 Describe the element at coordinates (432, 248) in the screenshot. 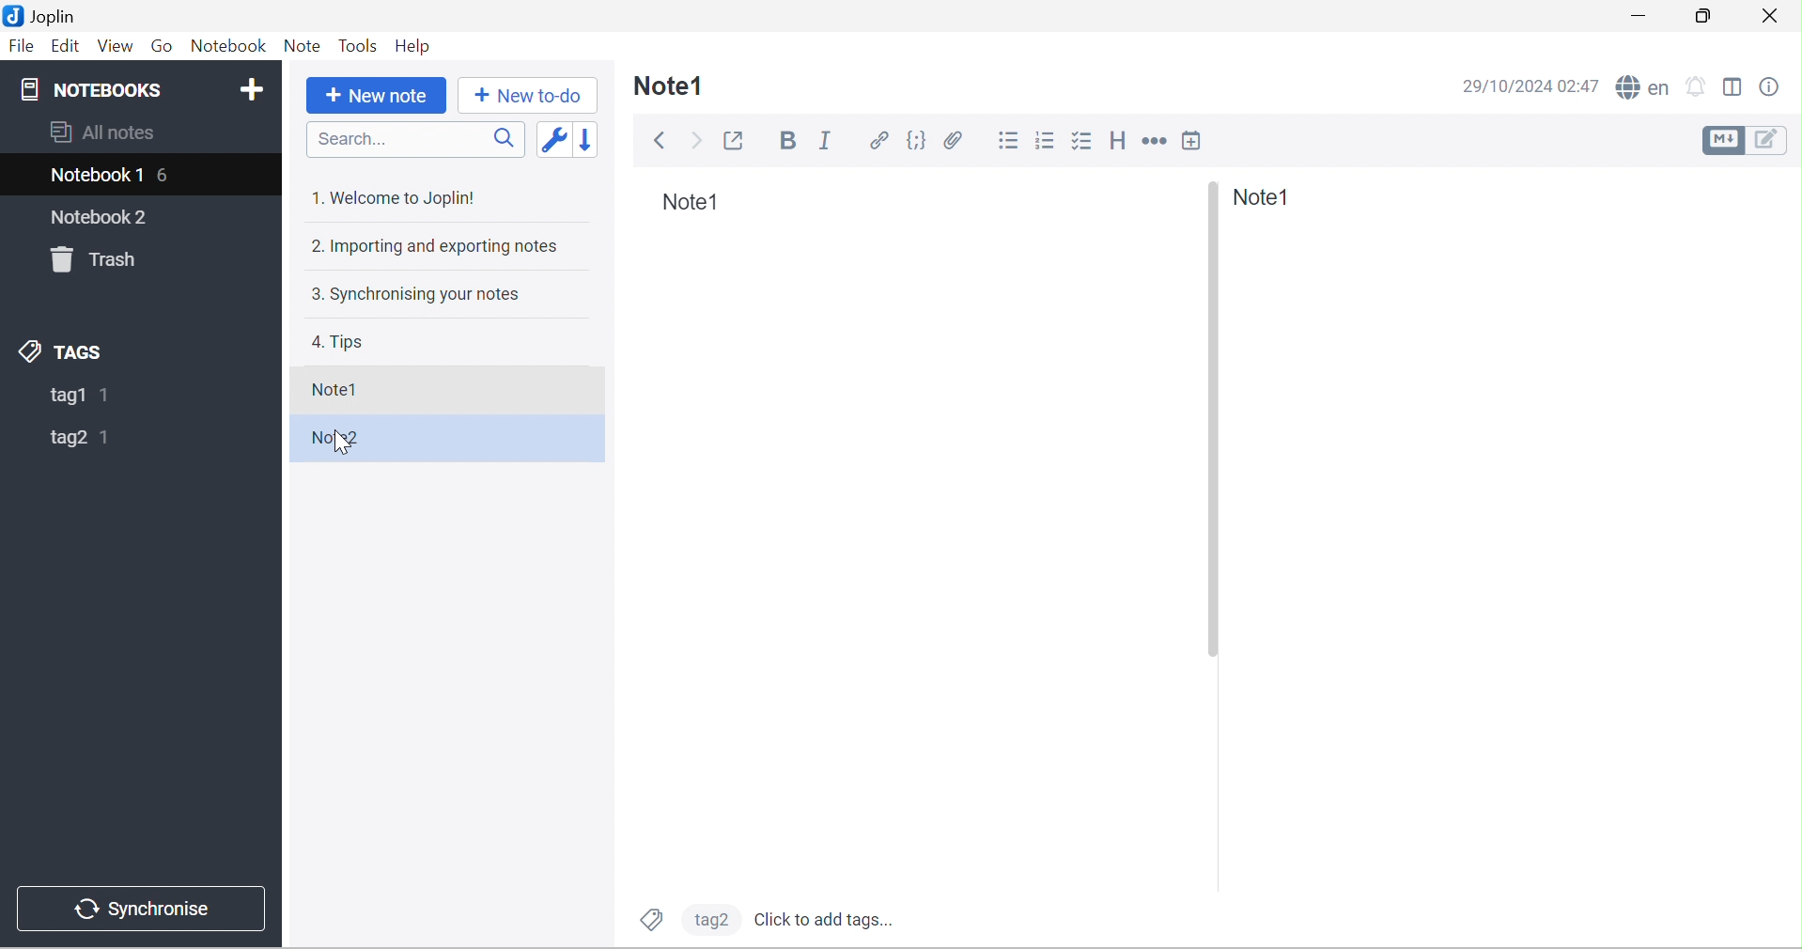

I see `2. Importing and exporting notes` at that location.